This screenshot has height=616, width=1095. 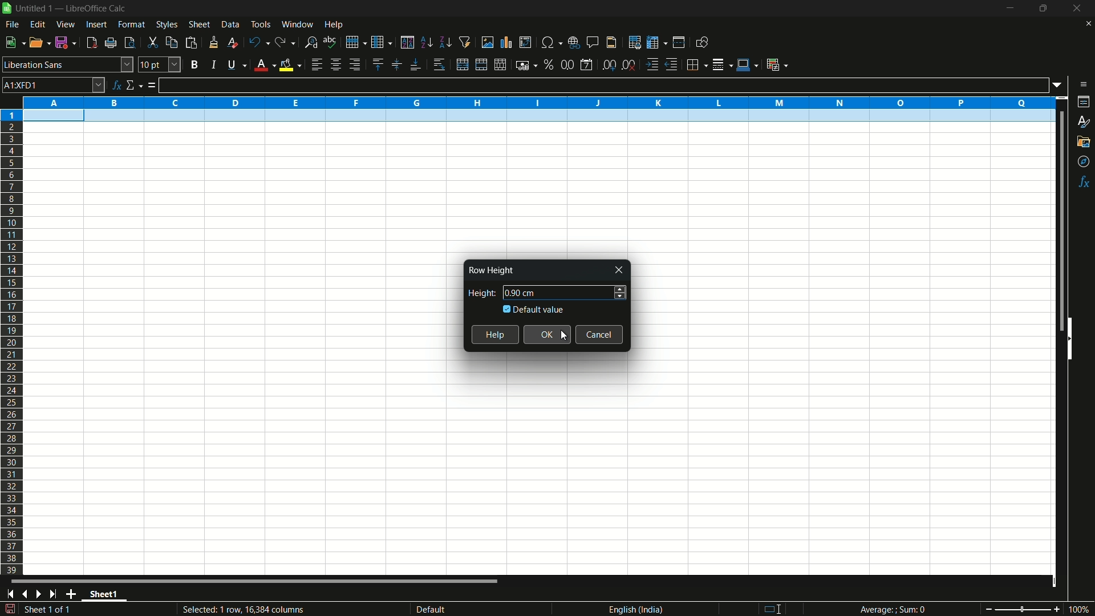 I want to click on cancel, so click(x=600, y=334).